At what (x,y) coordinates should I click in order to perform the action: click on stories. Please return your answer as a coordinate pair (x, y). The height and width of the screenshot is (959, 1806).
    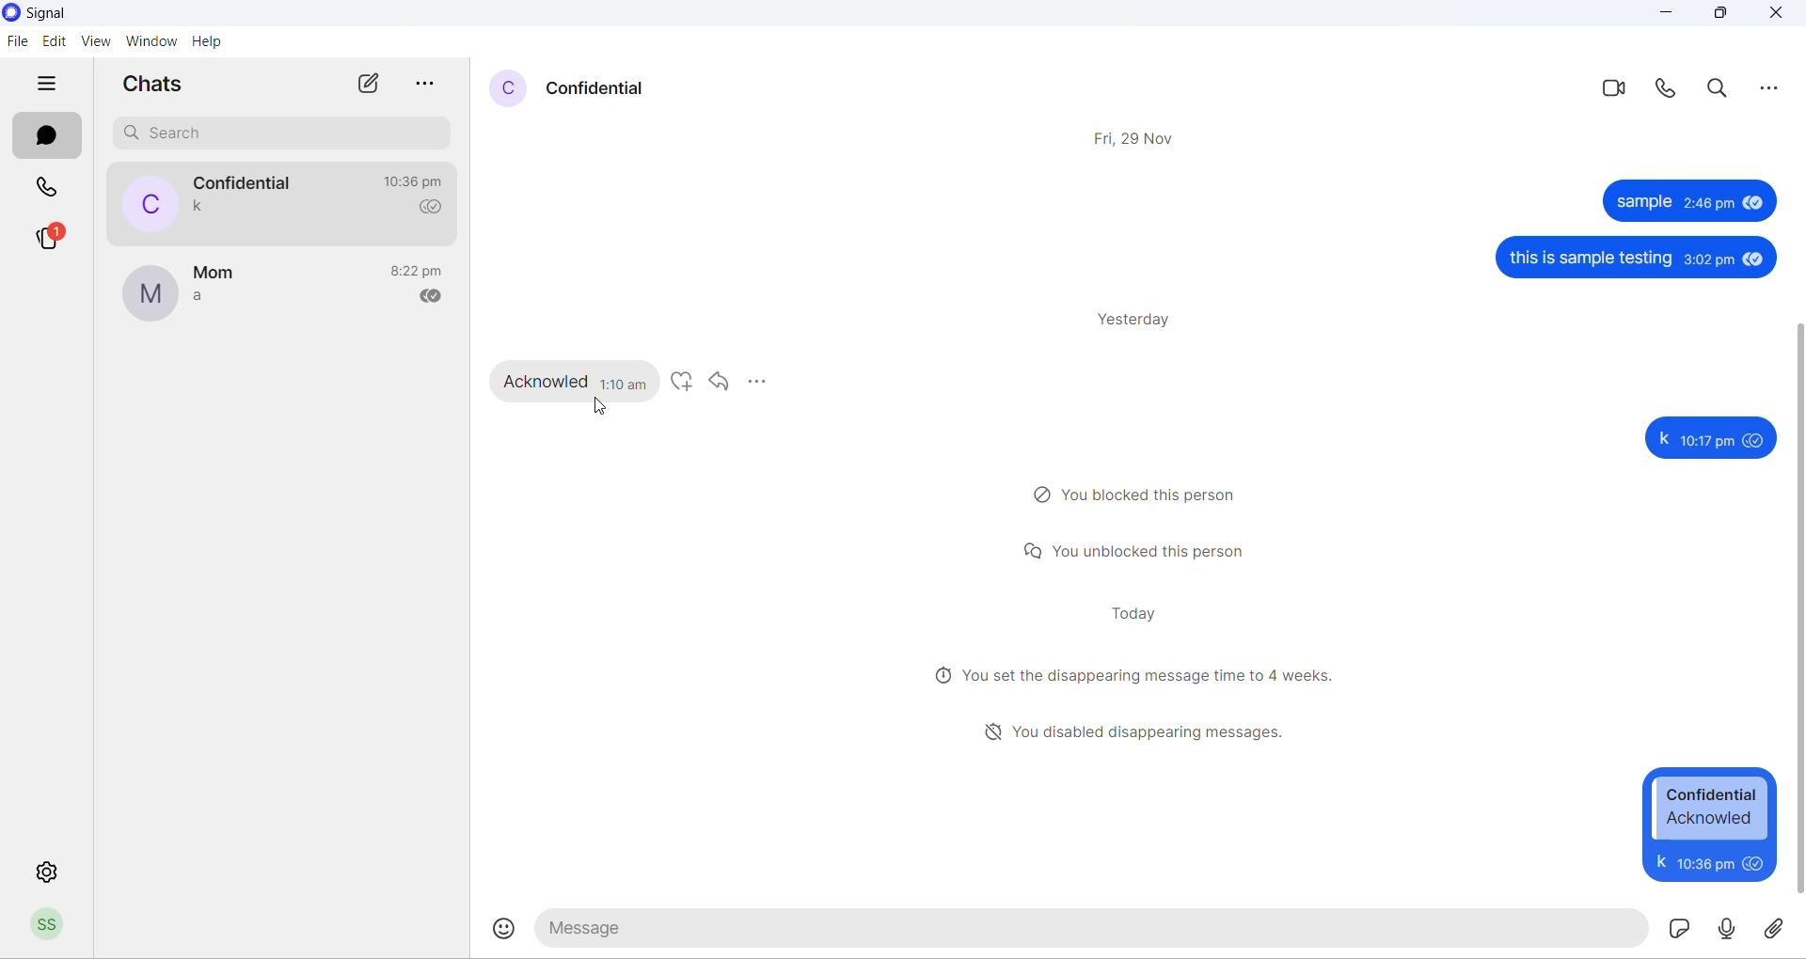
    Looking at the image, I should click on (48, 236).